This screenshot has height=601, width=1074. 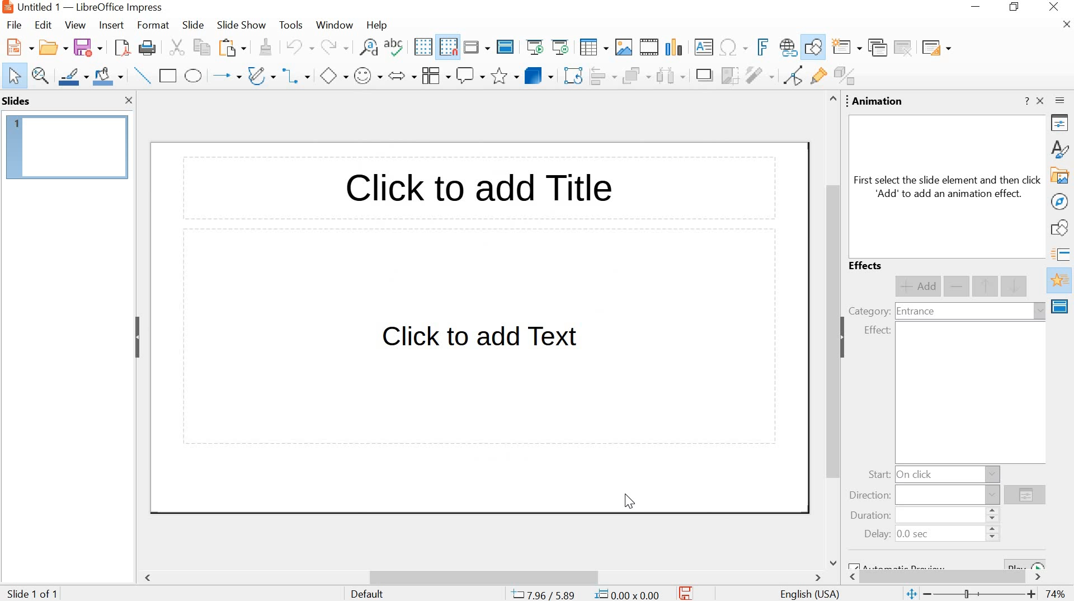 I want to click on insert fontwork text, so click(x=761, y=46).